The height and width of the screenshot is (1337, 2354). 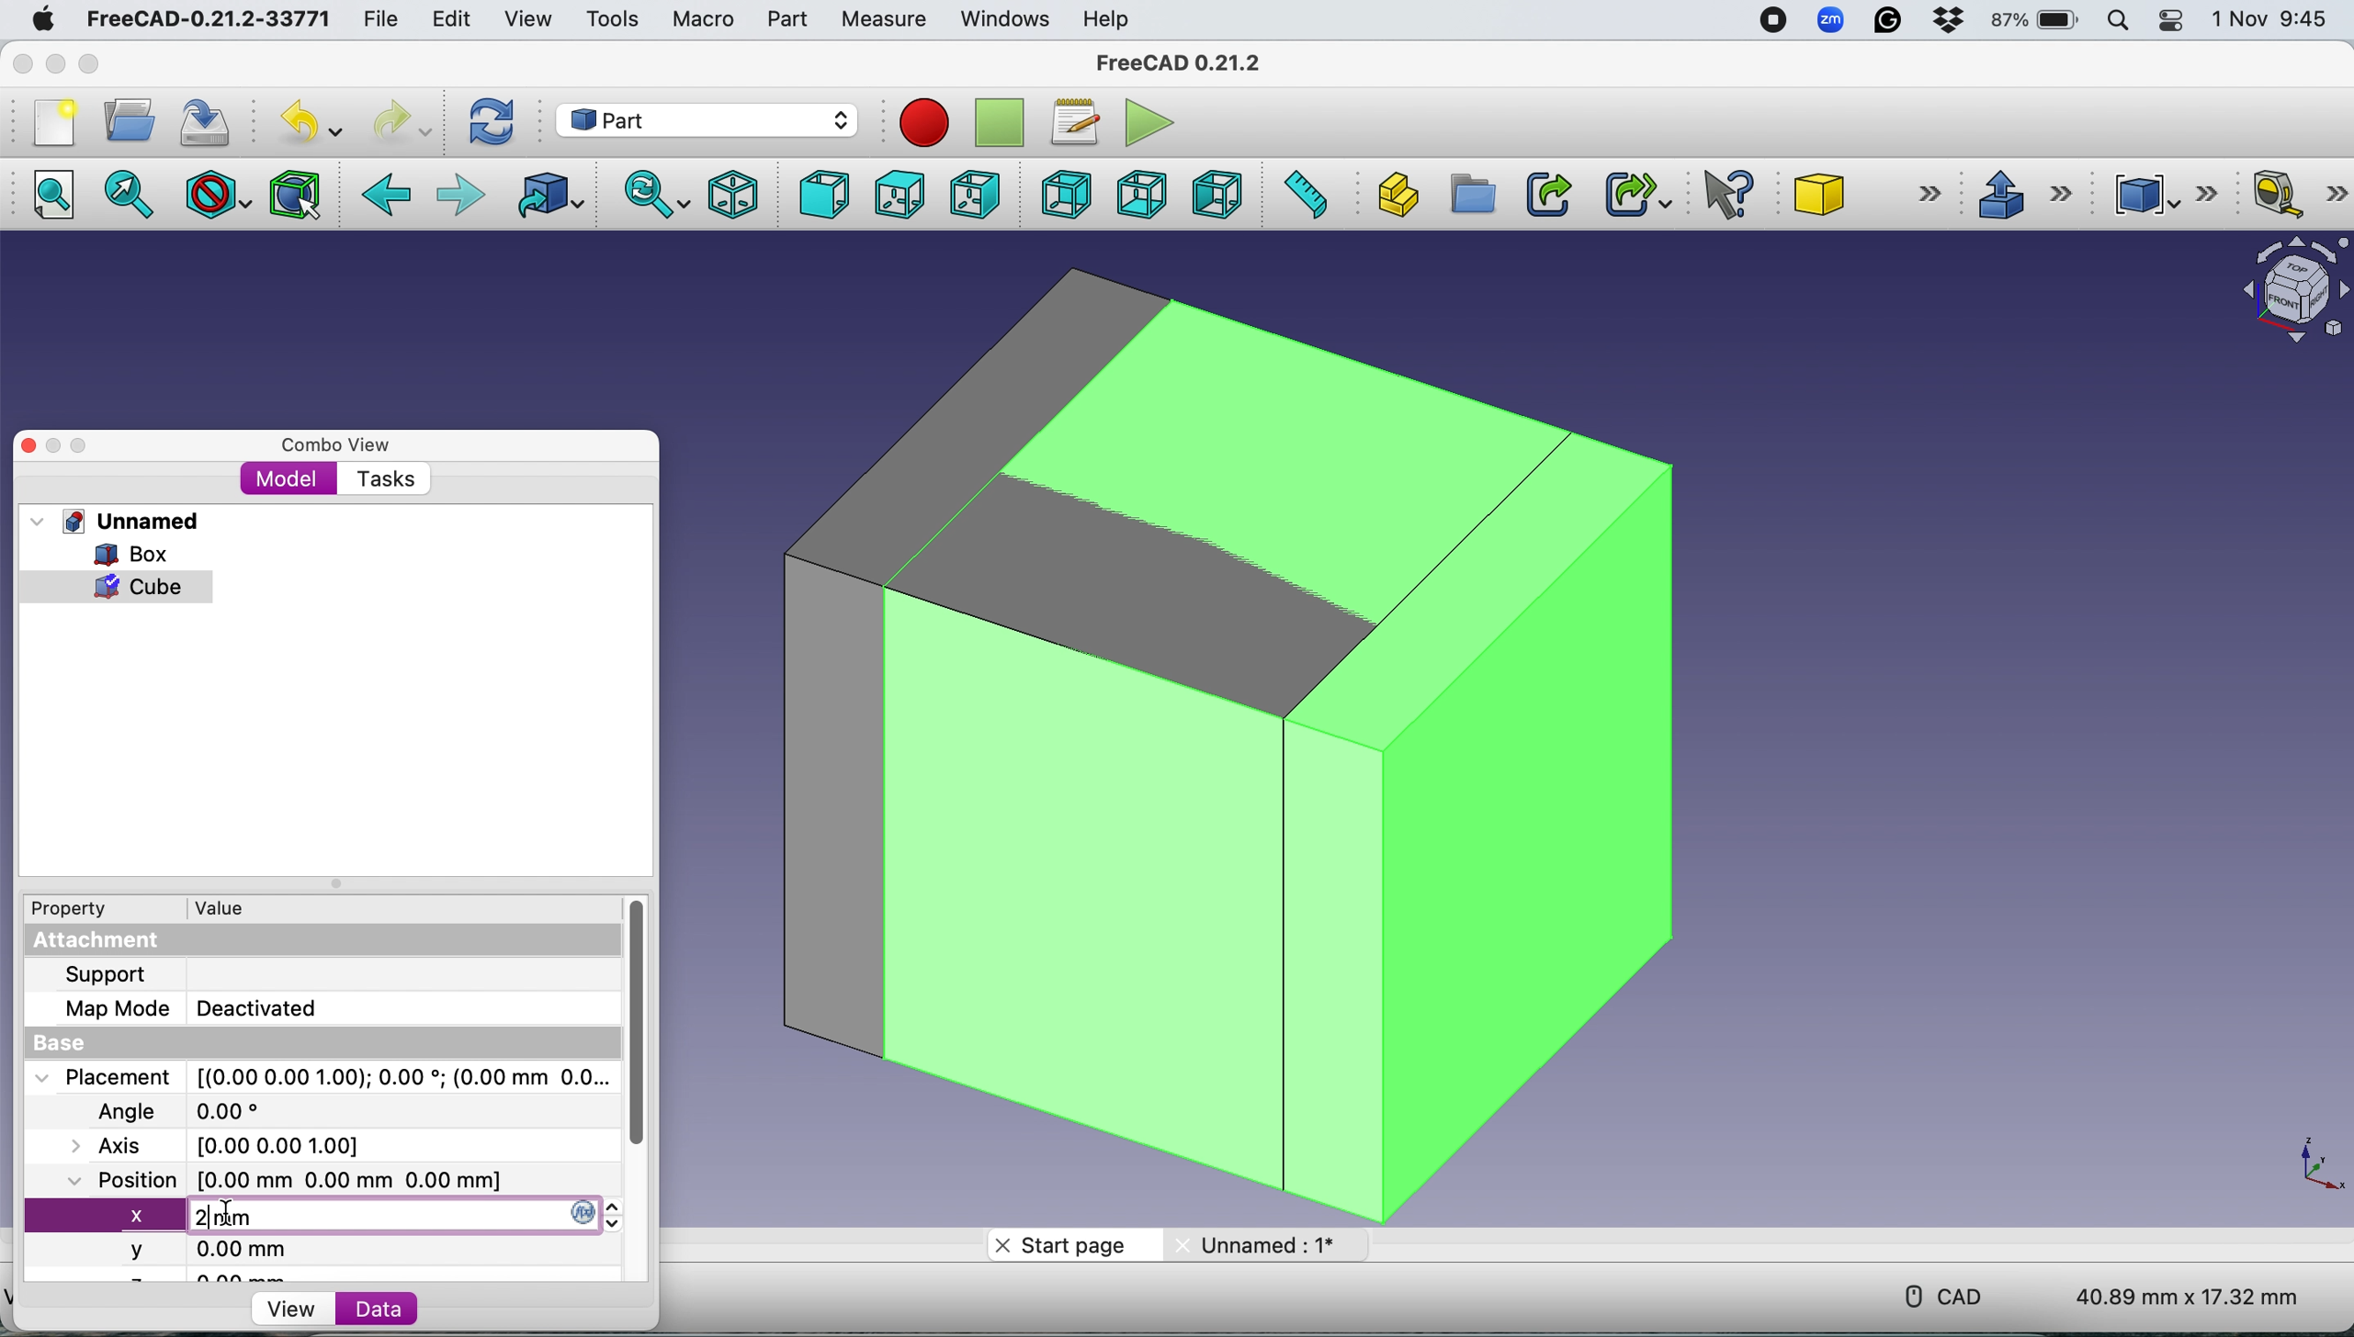 I want to click on Part, so click(x=787, y=19).